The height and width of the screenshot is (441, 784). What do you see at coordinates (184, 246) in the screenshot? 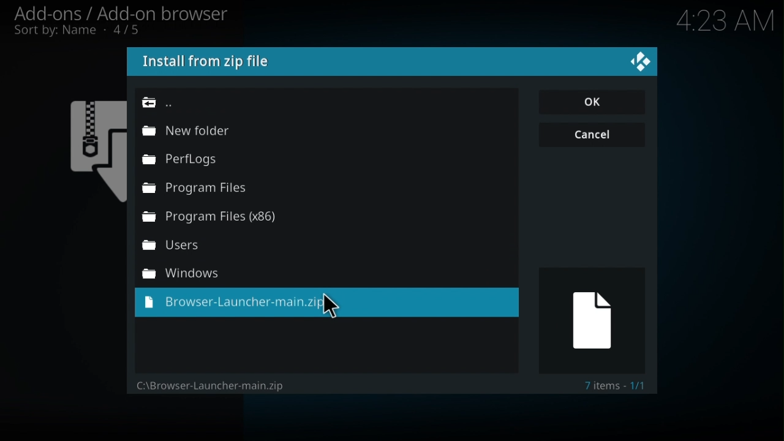
I see `Users` at bounding box center [184, 246].